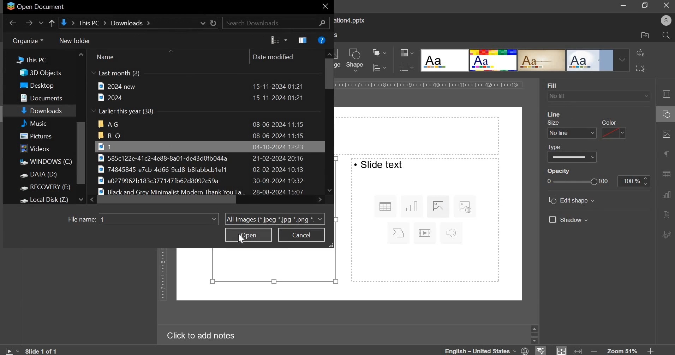 The image size is (675, 355). What do you see at coordinates (666, 215) in the screenshot?
I see `text art` at bounding box center [666, 215].